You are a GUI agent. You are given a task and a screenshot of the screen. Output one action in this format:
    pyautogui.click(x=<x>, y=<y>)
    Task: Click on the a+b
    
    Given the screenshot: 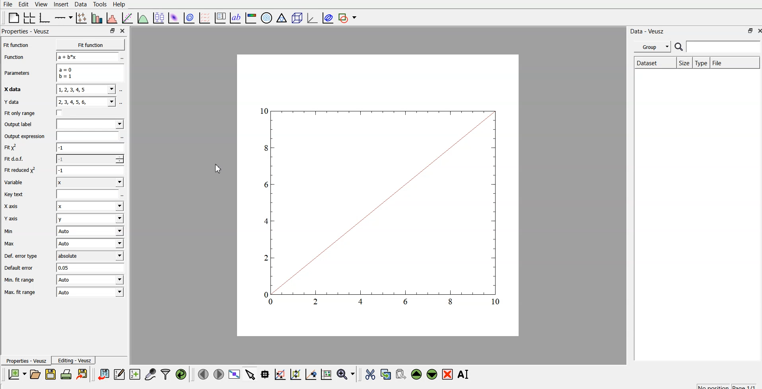 What is the action you would take?
    pyautogui.click(x=87, y=57)
    